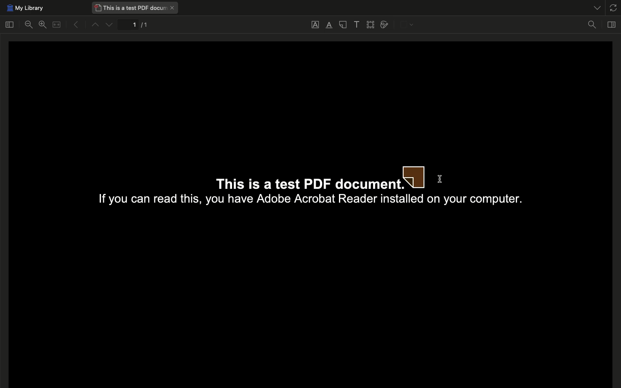 The height and width of the screenshot is (388, 621). What do you see at coordinates (9, 24) in the screenshot?
I see `Toggle sidebar` at bounding box center [9, 24].